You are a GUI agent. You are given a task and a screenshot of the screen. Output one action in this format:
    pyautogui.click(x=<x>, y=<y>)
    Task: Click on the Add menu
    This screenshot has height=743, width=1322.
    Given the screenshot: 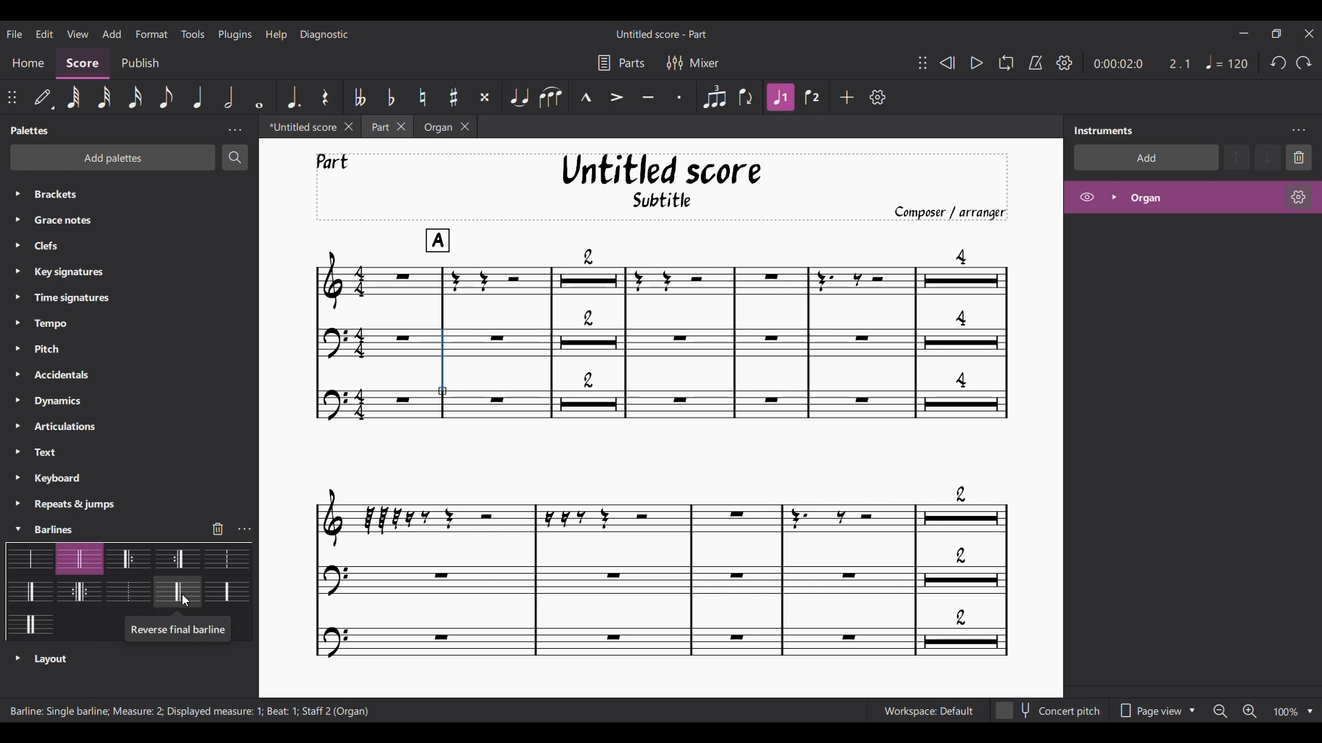 What is the action you would take?
    pyautogui.click(x=112, y=33)
    